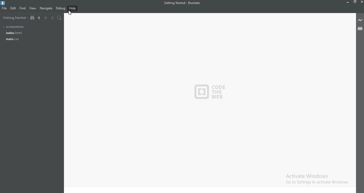 This screenshot has width=364, height=193. Describe the element at coordinates (4, 9) in the screenshot. I see `File` at that location.